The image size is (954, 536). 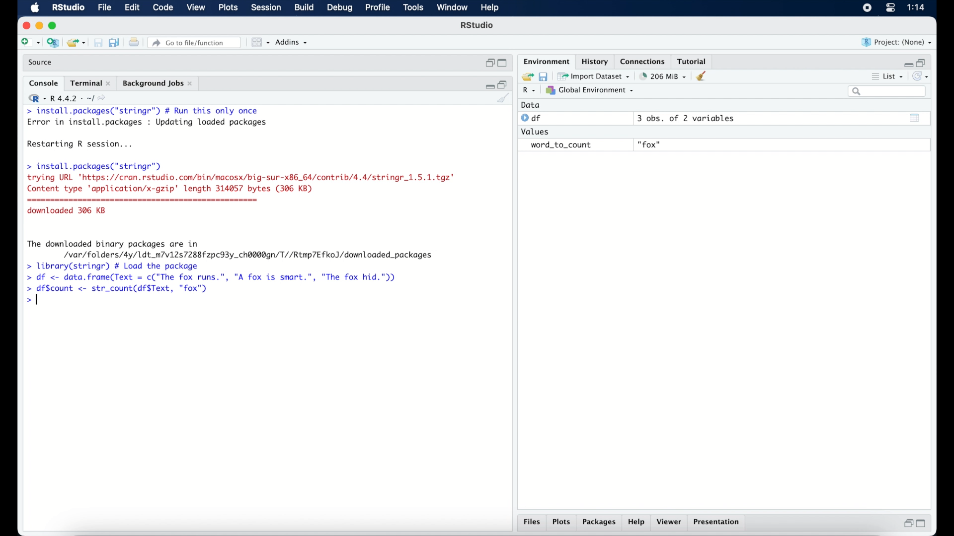 I want to click on import dataset, so click(x=594, y=76).